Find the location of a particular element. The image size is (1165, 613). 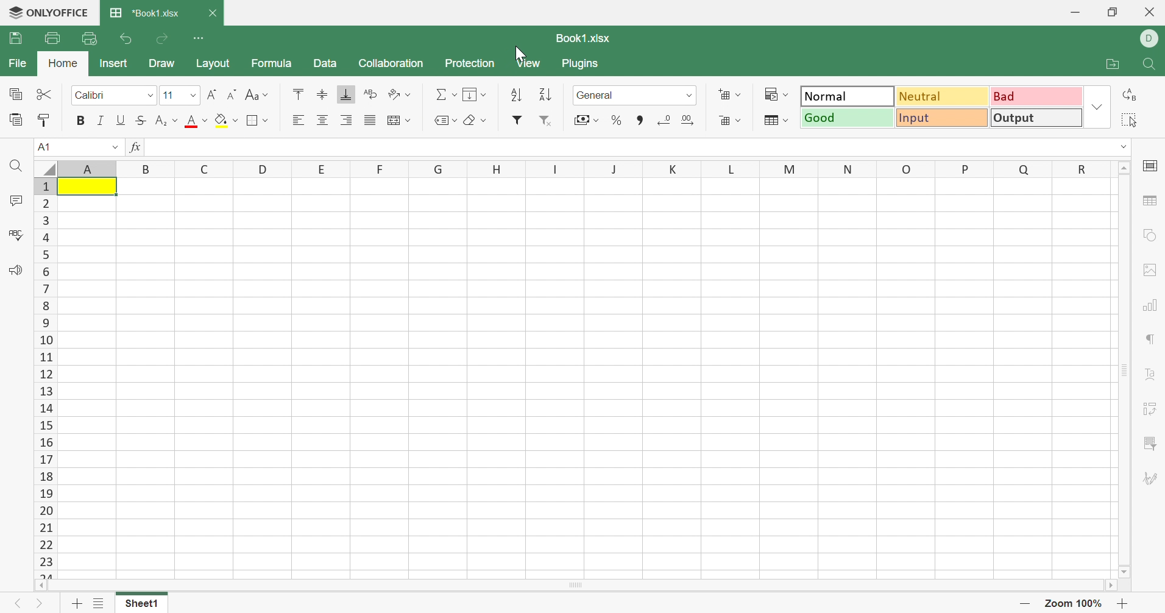

Scroll Bar is located at coordinates (1125, 369).